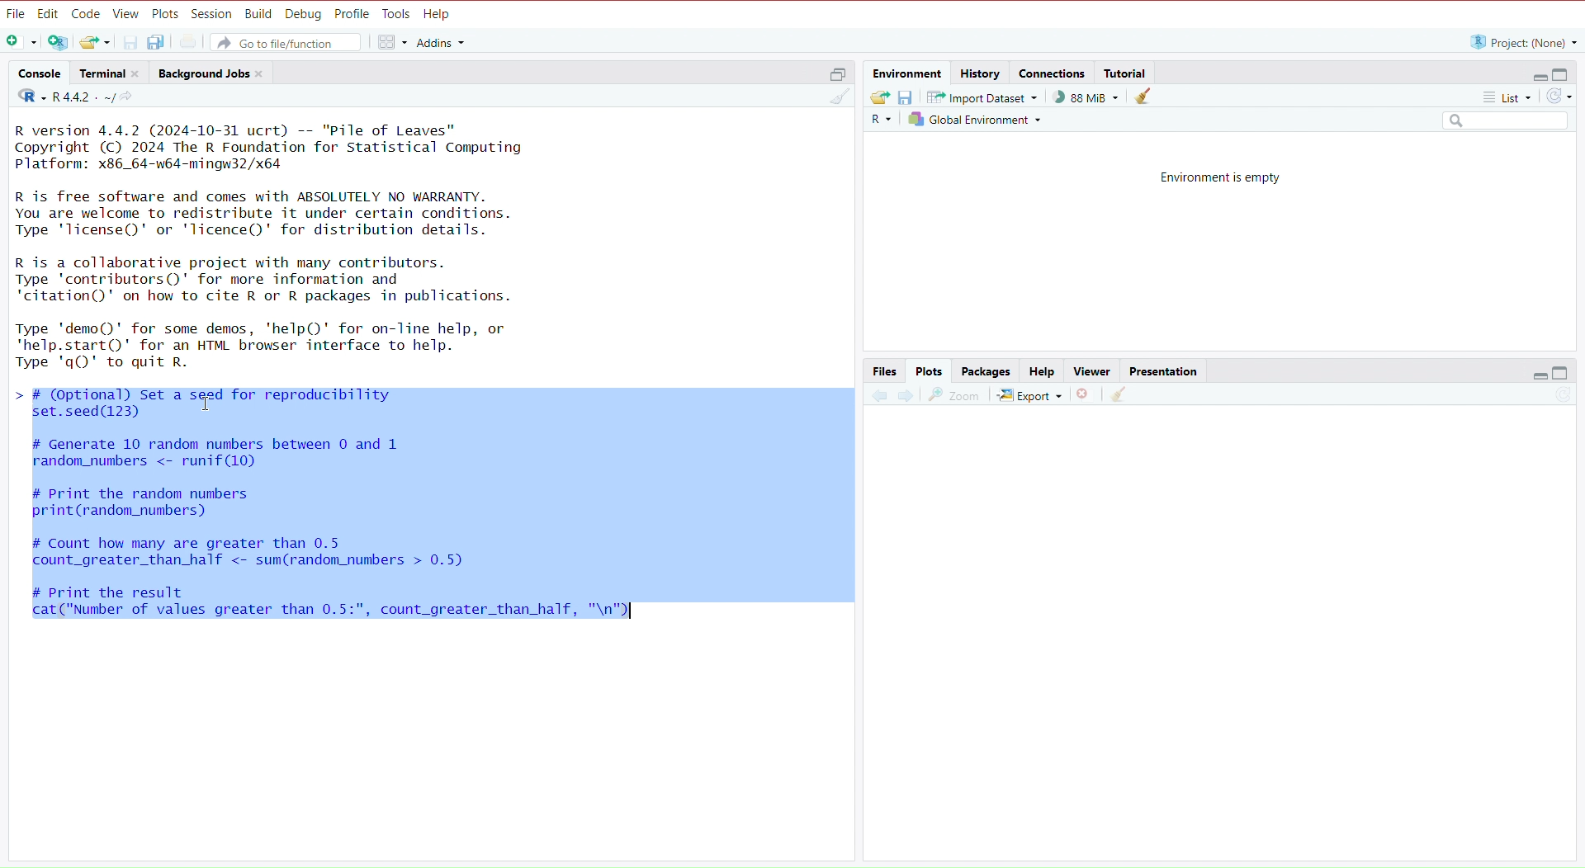 The image size is (1585, 868). What do you see at coordinates (929, 370) in the screenshot?
I see `Plots` at bounding box center [929, 370].